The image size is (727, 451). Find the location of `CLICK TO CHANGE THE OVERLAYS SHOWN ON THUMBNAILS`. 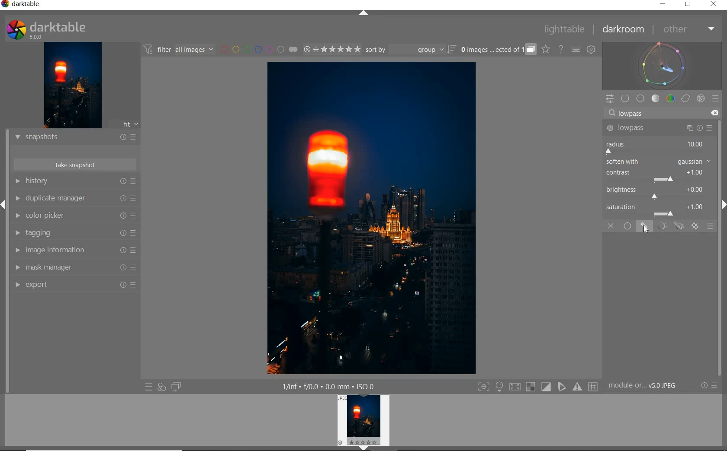

CLICK TO CHANGE THE OVERLAYS SHOWN ON THUMBNAILS is located at coordinates (545, 50).